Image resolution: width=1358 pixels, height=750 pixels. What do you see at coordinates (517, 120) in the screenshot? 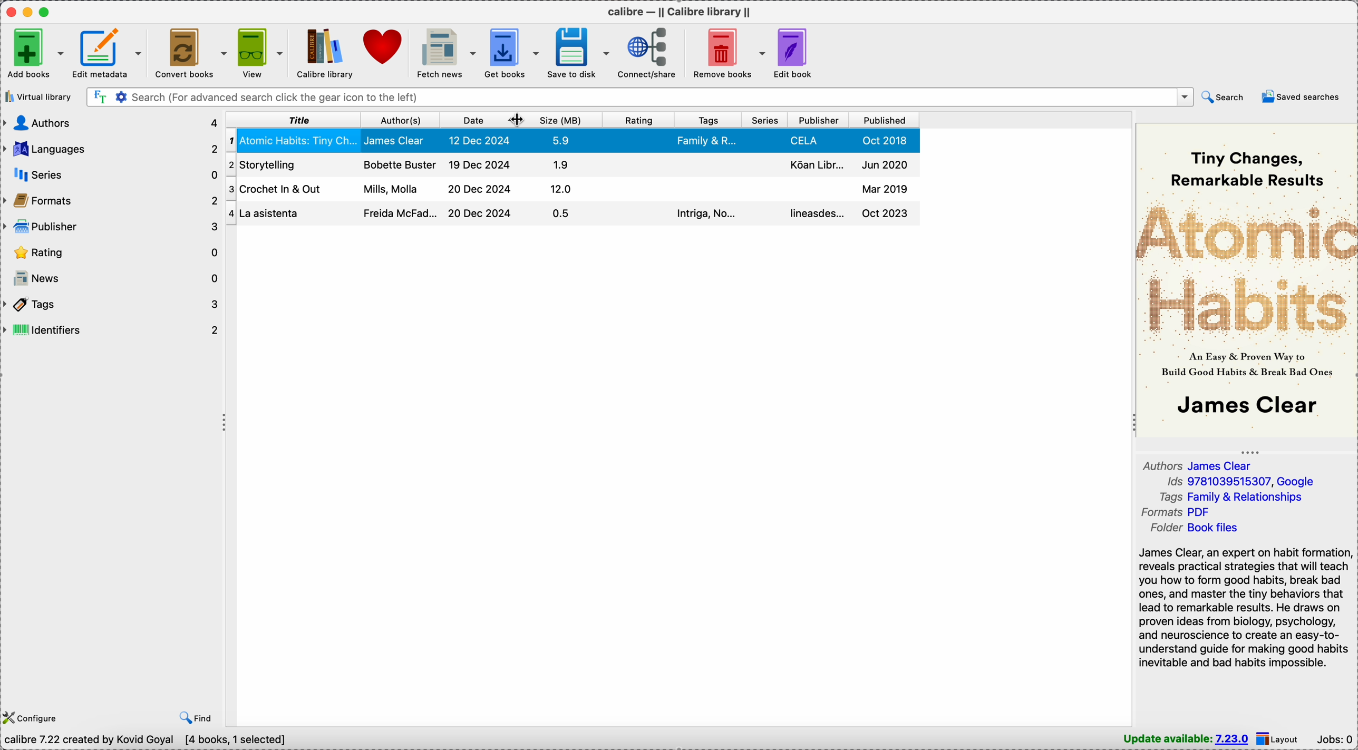
I see `cursor` at bounding box center [517, 120].